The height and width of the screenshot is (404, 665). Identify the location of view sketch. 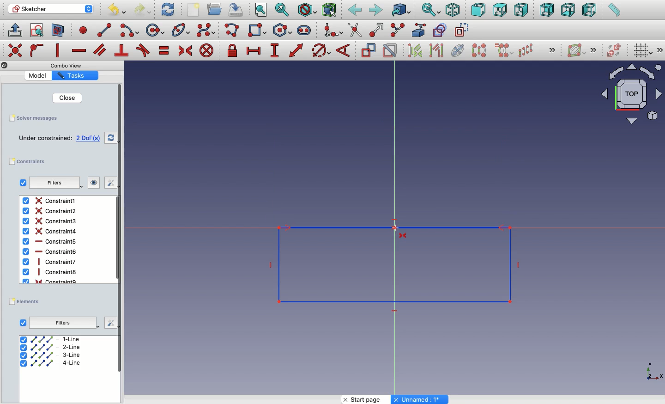
(38, 31).